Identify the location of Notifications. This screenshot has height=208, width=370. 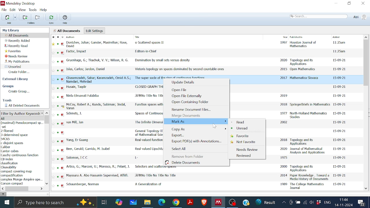
(363, 203).